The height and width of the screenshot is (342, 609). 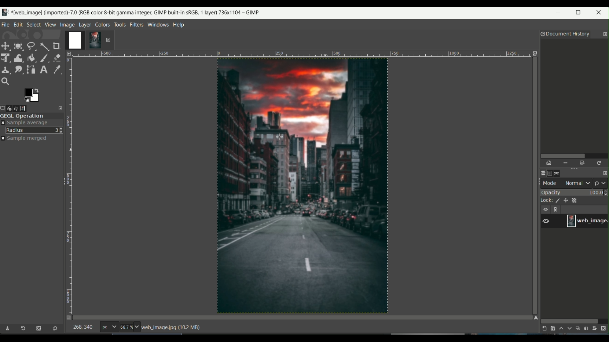 I want to click on free select tool, so click(x=31, y=45).